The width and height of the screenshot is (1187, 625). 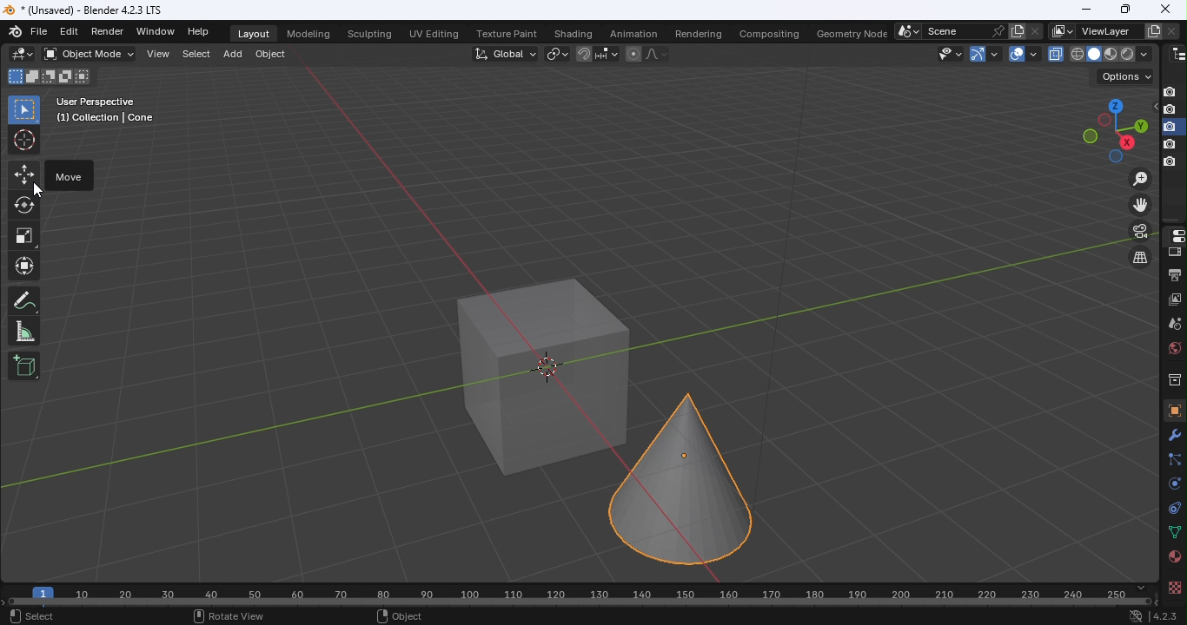 What do you see at coordinates (1178, 52) in the screenshot?
I see `Editor type` at bounding box center [1178, 52].